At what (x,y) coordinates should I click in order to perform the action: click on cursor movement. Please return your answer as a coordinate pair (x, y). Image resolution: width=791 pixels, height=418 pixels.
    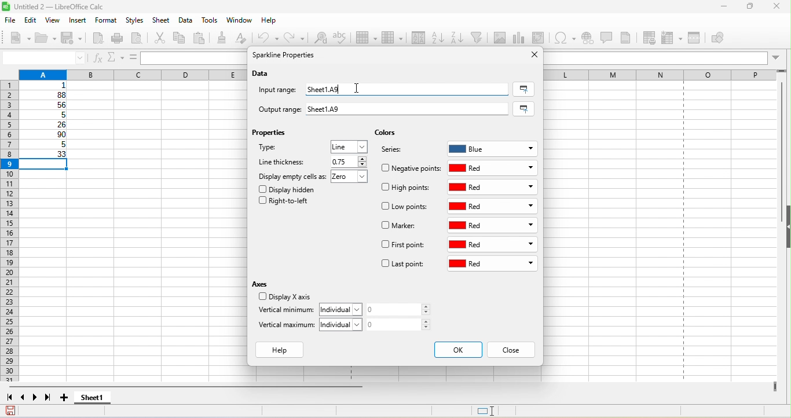
    Looking at the image, I should click on (358, 87).